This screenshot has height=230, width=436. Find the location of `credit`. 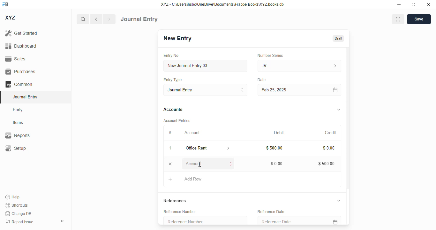

credit is located at coordinates (331, 133).